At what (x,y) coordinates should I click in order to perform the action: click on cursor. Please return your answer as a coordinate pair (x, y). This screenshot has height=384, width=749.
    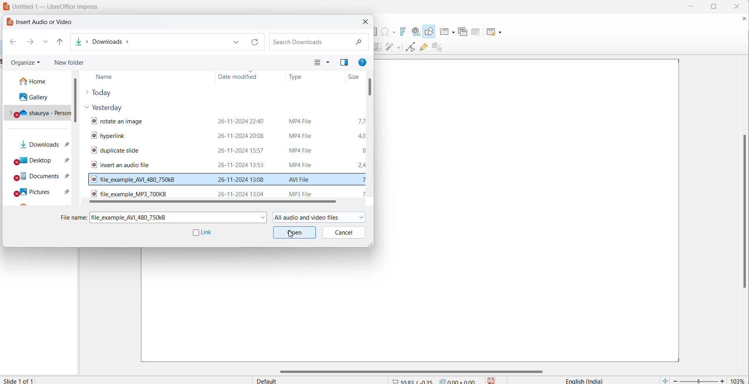
    Looking at the image, I should click on (292, 236).